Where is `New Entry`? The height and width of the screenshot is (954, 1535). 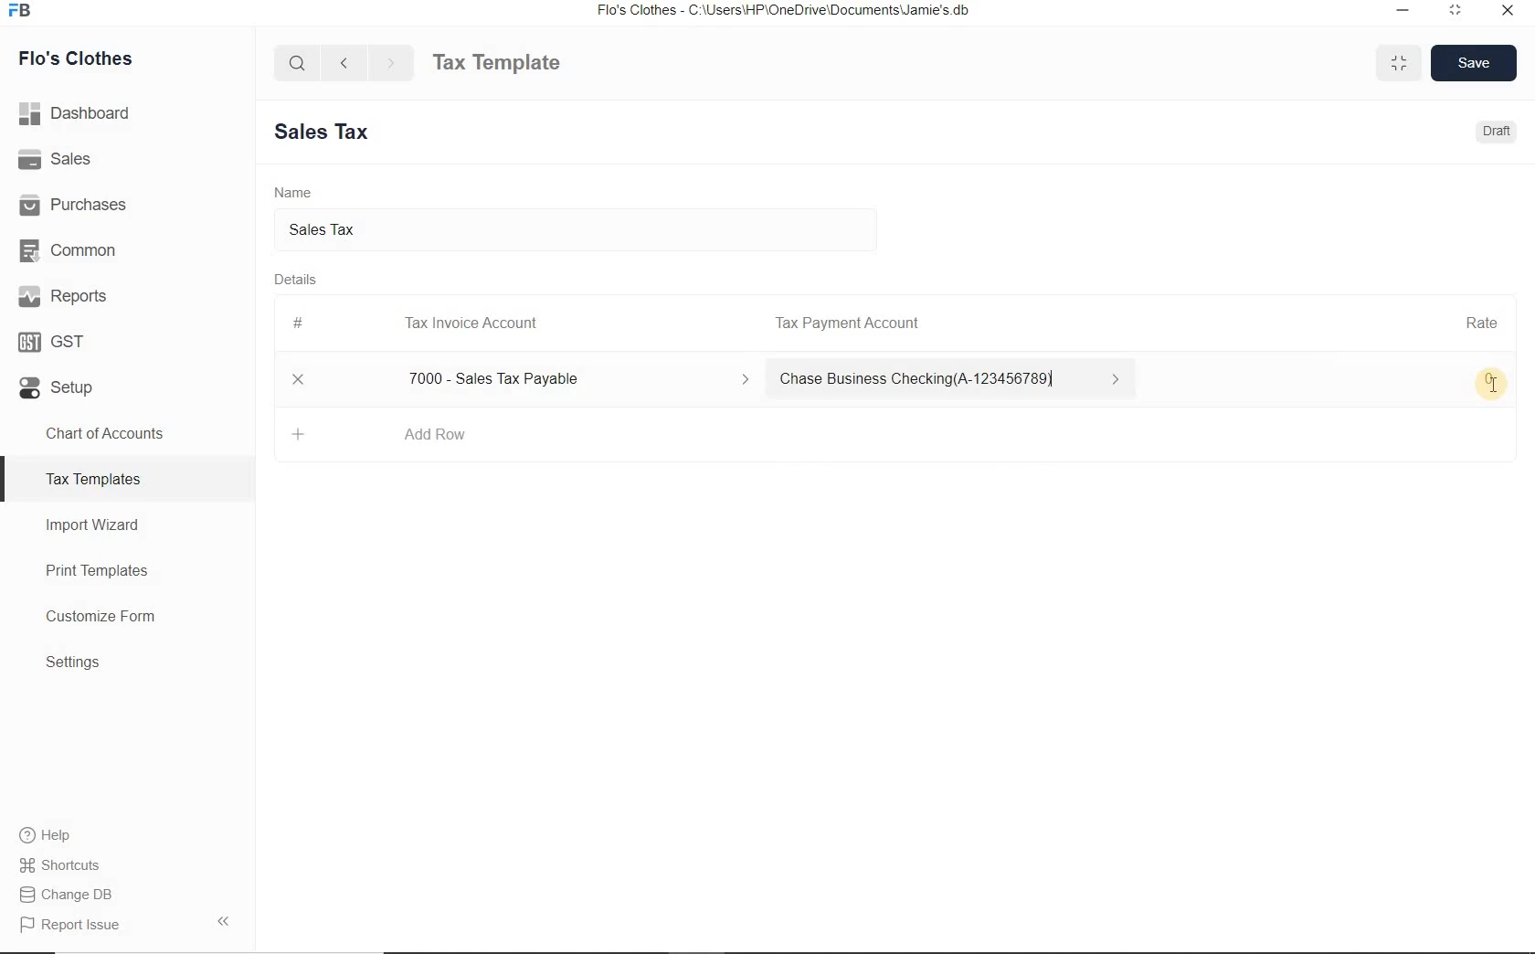 New Entry is located at coordinates (329, 132).